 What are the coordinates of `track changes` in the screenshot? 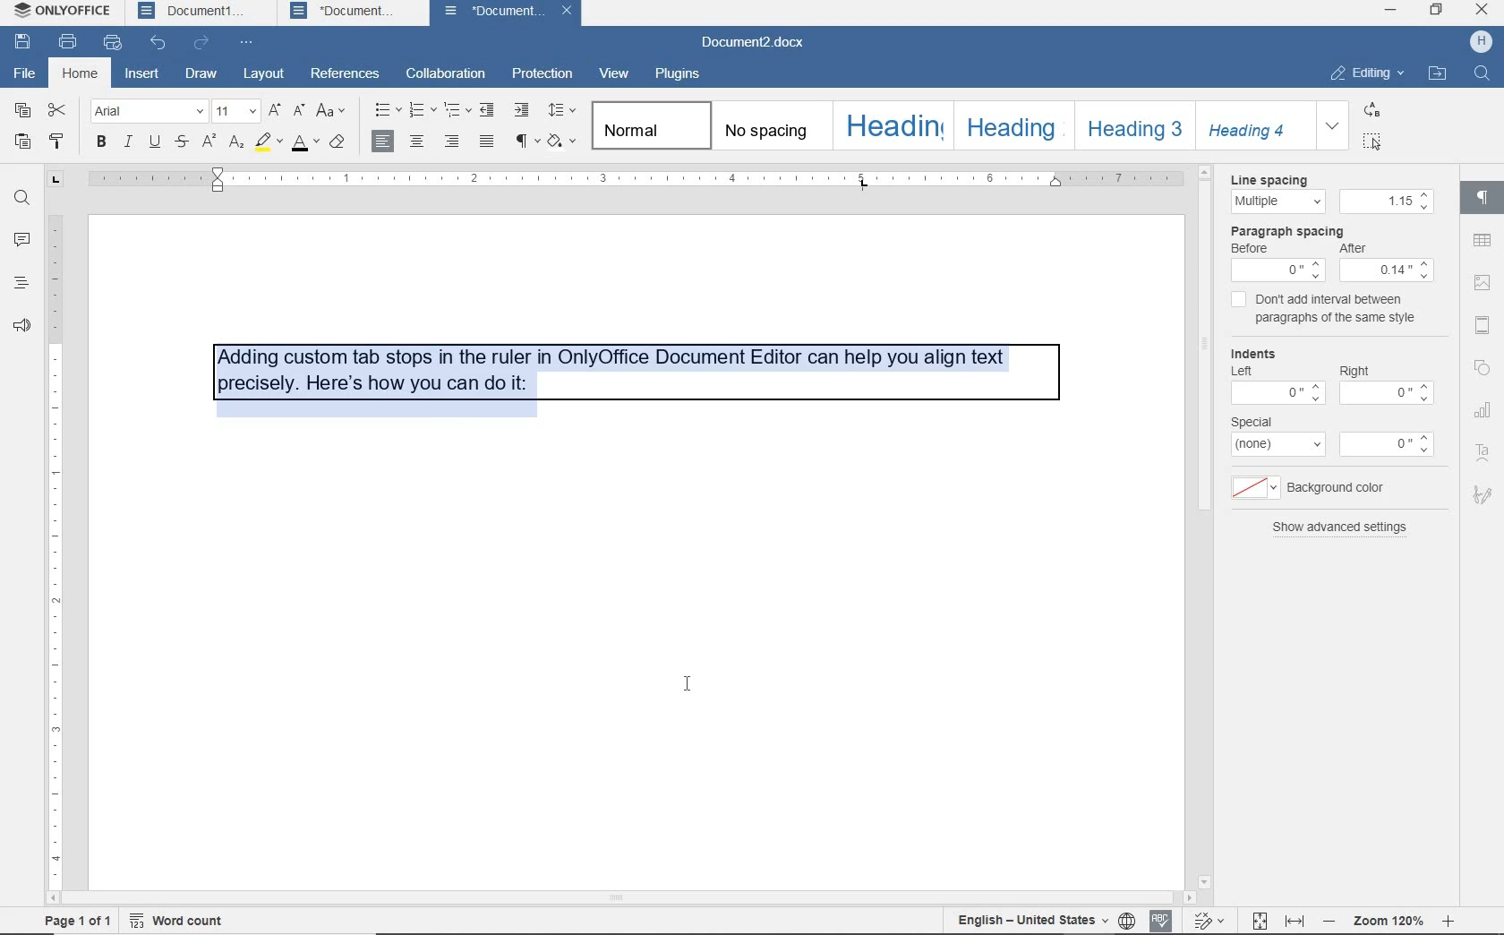 It's located at (1031, 922).